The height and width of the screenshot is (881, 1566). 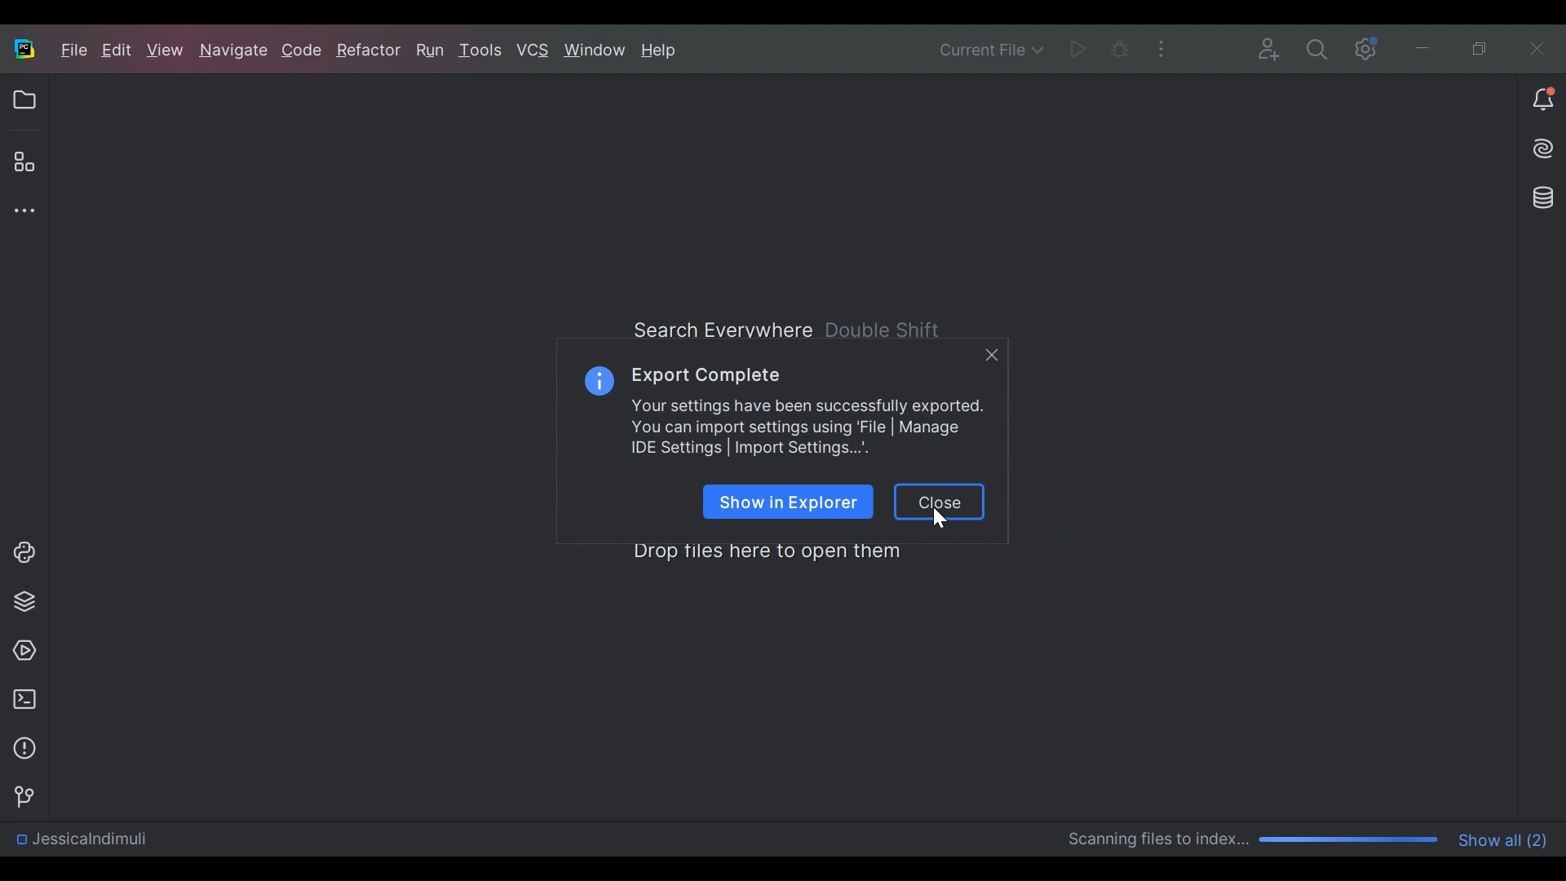 I want to click on Tools, so click(x=484, y=51).